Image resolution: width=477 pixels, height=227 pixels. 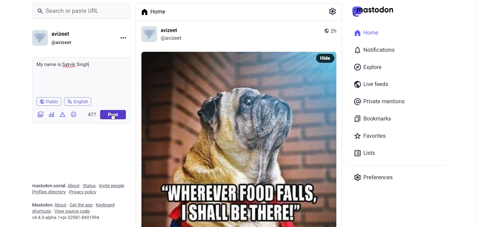 I want to click on Mastodon: About - Get the app - Keyboard
shortcuts - View source code
v4.4.0-alpha.1+pr-32981-8401994, so click(x=74, y=211).